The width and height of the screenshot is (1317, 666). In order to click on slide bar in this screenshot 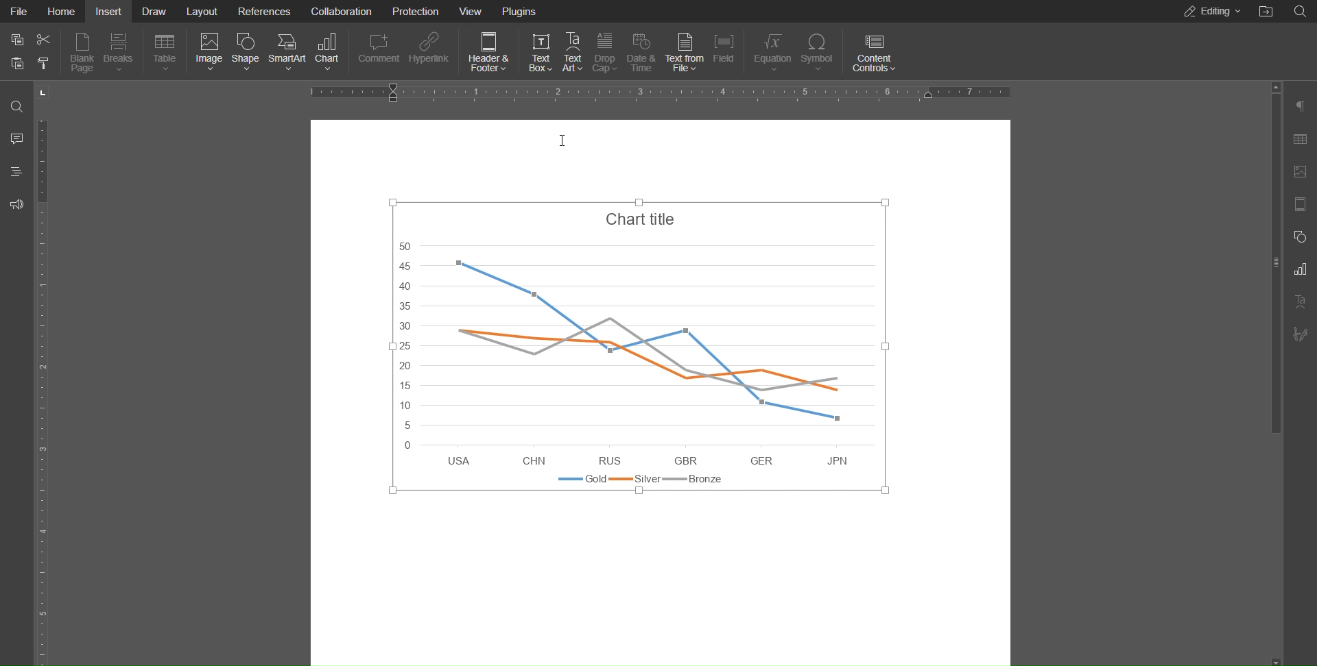, I will do `click(1270, 261)`.